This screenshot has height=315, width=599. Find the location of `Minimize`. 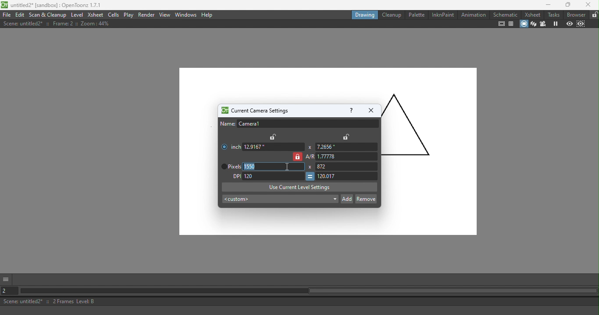

Minimize is located at coordinates (545, 5).